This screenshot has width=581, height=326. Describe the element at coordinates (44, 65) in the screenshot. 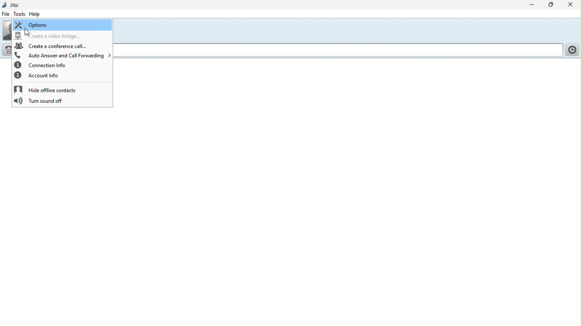

I see `Connection info` at that location.